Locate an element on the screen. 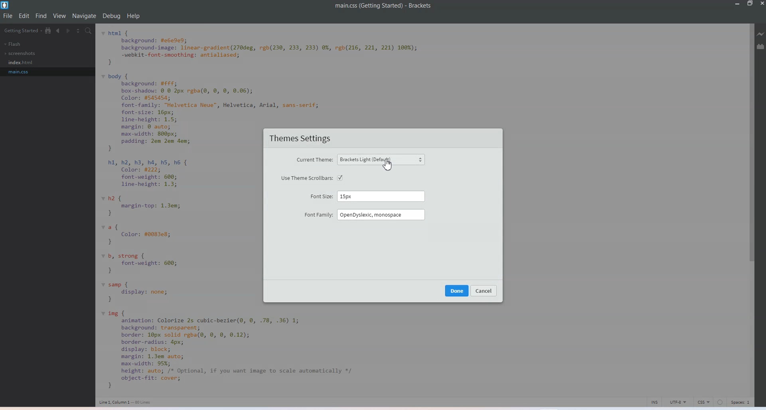 The width and height of the screenshot is (766, 410). Show in file tree is located at coordinates (49, 30).